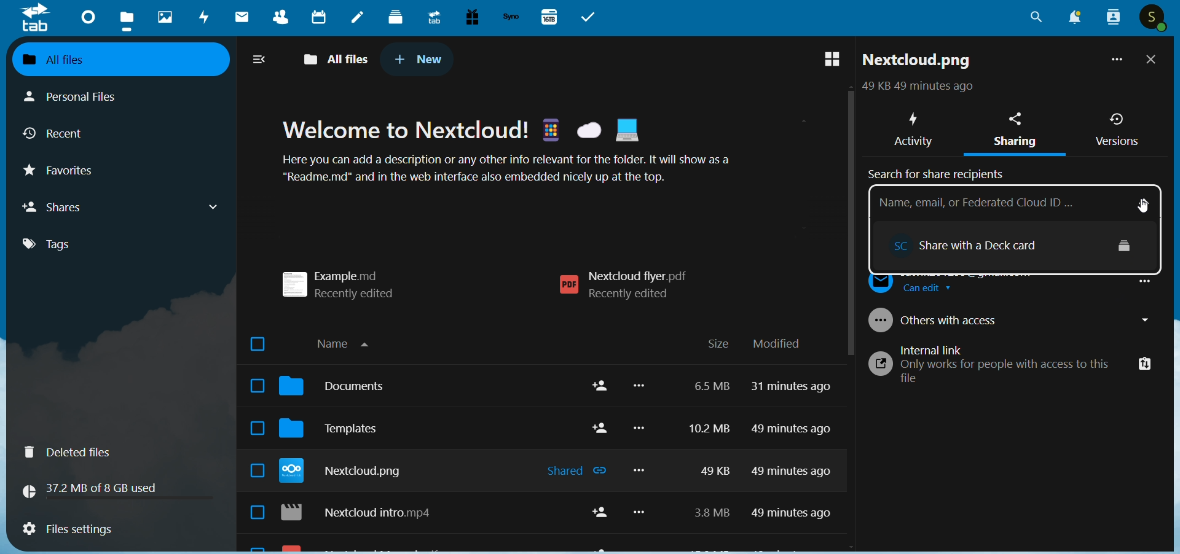  What do you see at coordinates (67, 531) in the screenshot?
I see `files setting` at bounding box center [67, 531].